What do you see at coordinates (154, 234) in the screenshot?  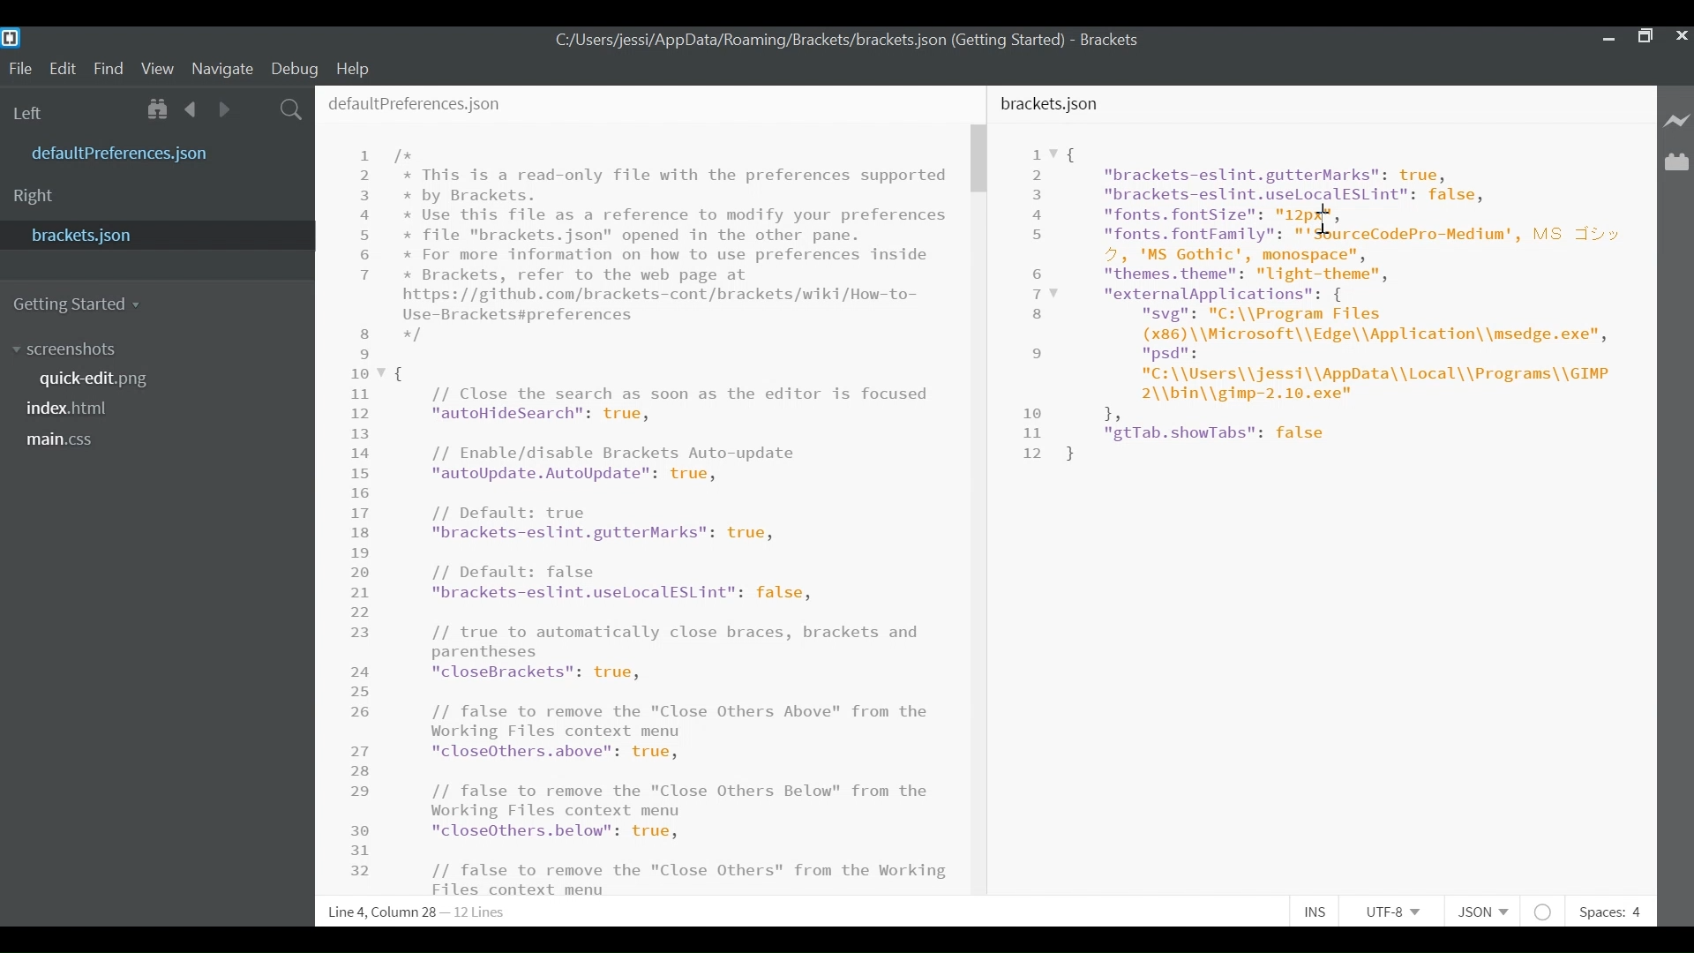 I see `bracket.json` at bounding box center [154, 234].